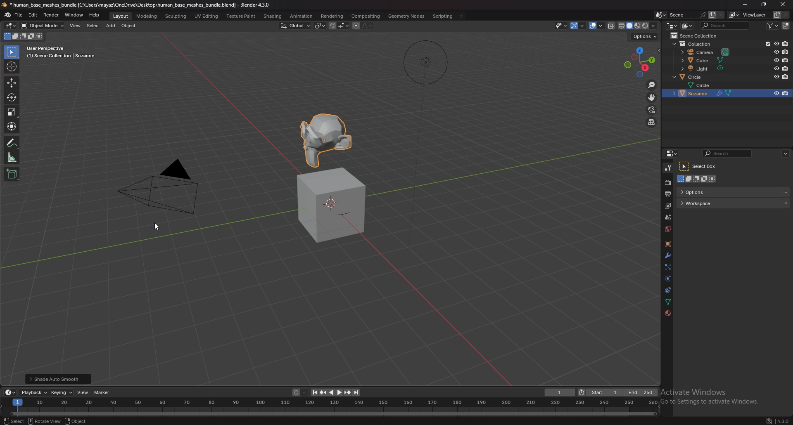 The height and width of the screenshot is (425, 793). Describe the element at coordinates (326, 139) in the screenshot. I see `suzanne` at that location.